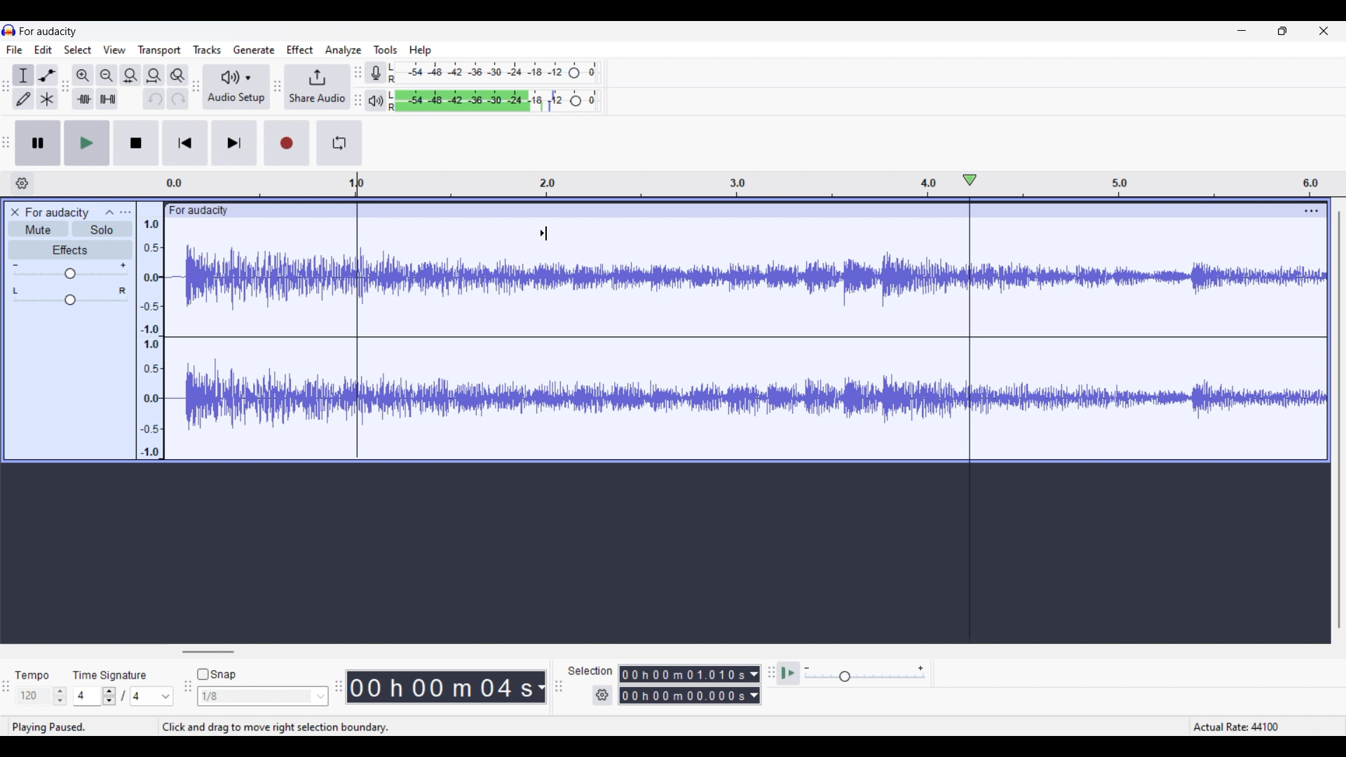  I want to click on Recording level, so click(494, 73).